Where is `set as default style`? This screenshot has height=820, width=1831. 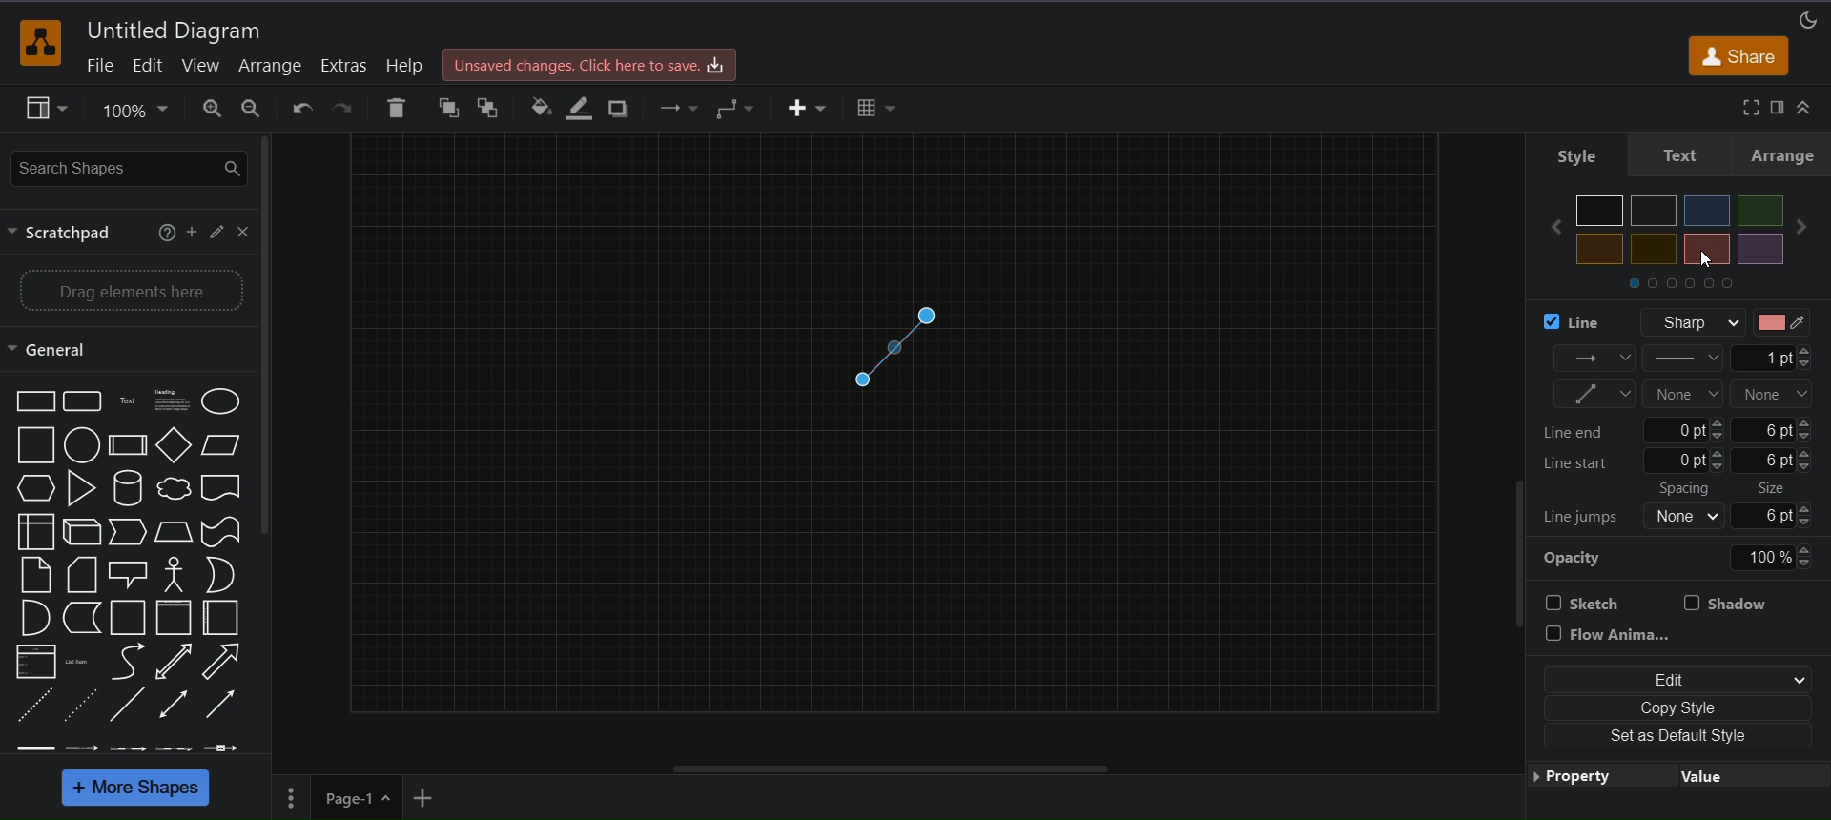 set as default style is located at coordinates (1674, 738).